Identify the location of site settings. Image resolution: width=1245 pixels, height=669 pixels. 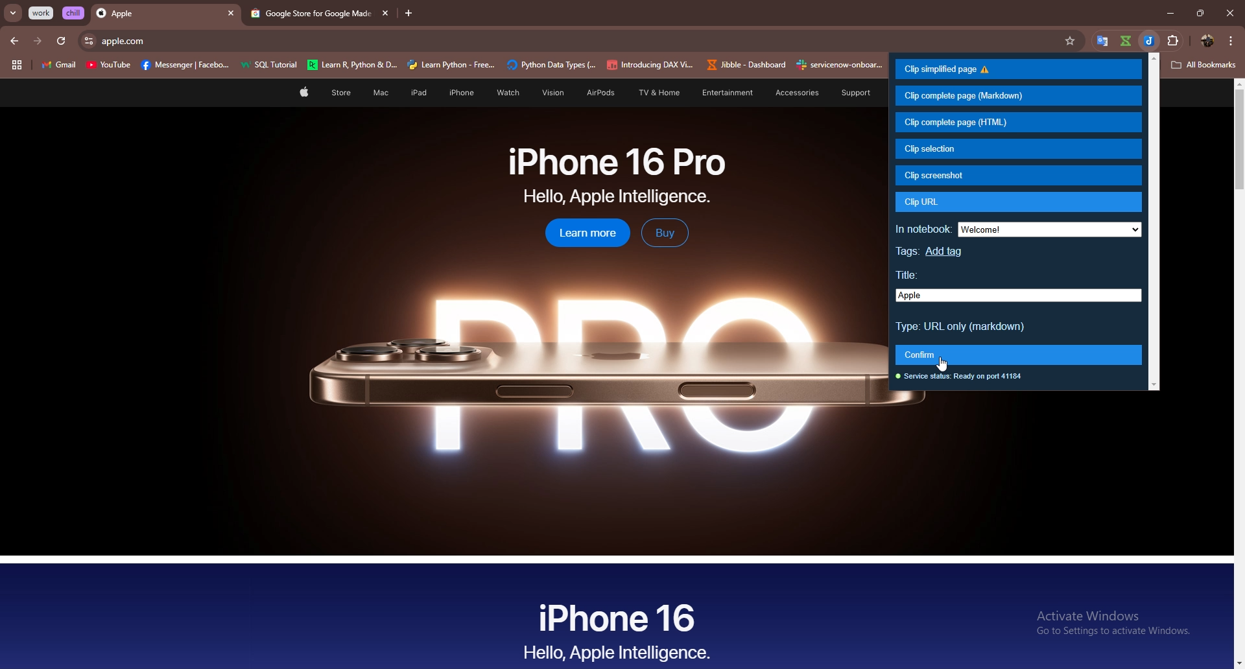
(88, 41).